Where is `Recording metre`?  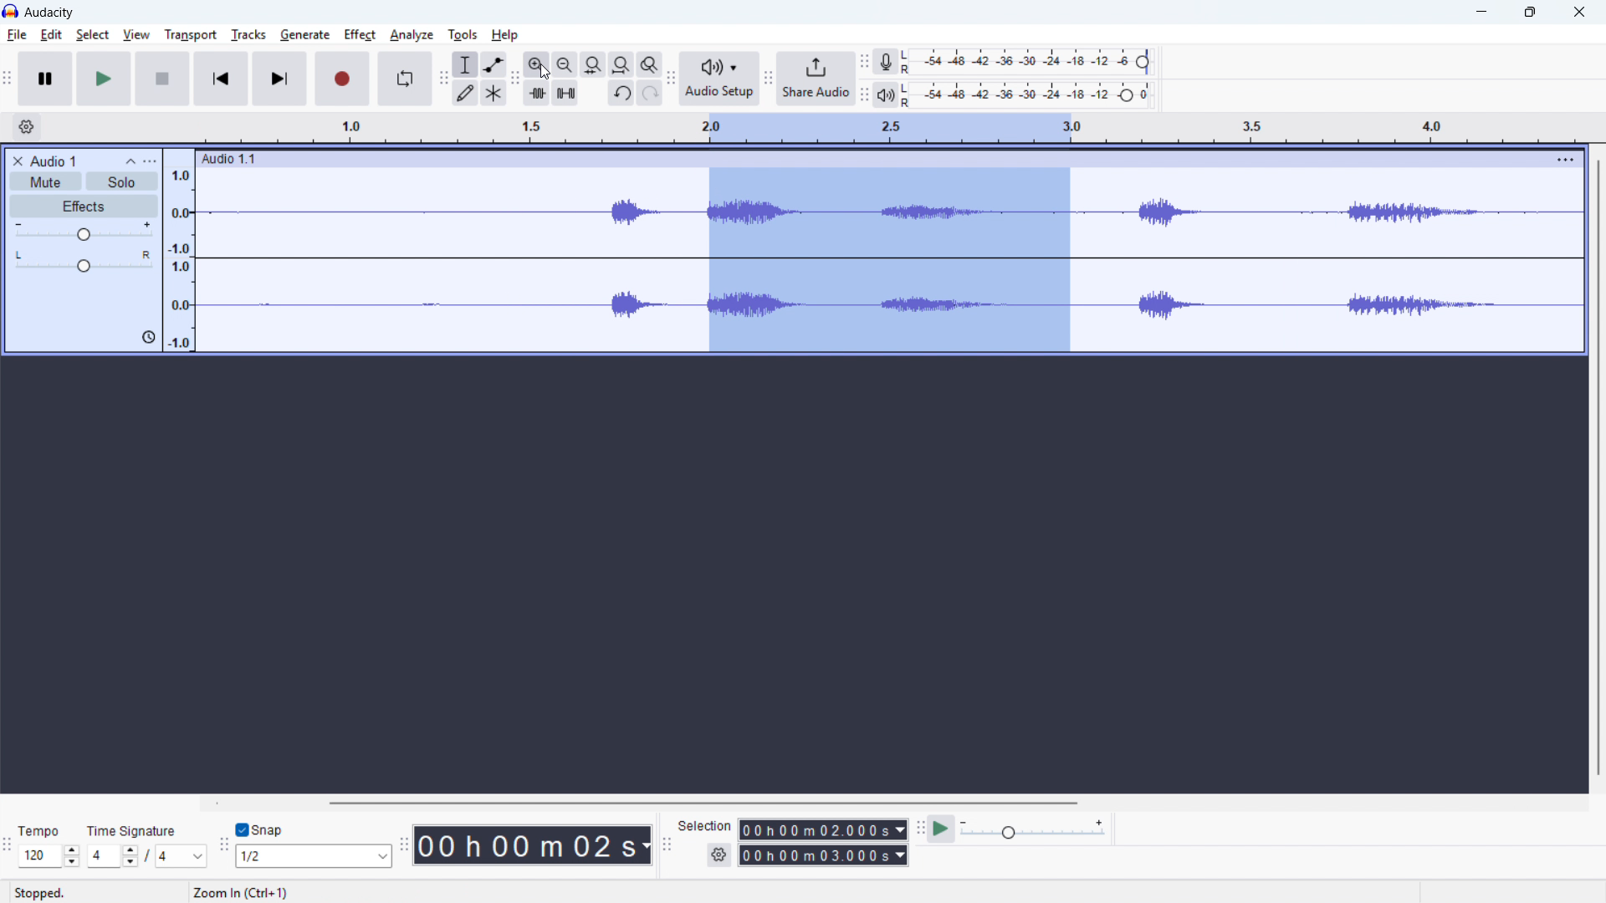
Recording metre is located at coordinates (885, 63).